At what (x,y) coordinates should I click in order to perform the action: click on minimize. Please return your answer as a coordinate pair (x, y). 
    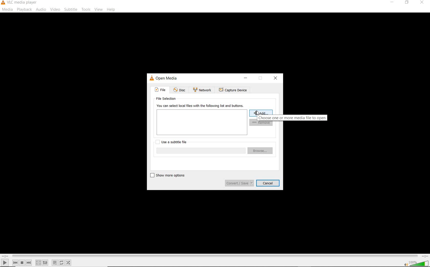
    Looking at the image, I should click on (246, 78).